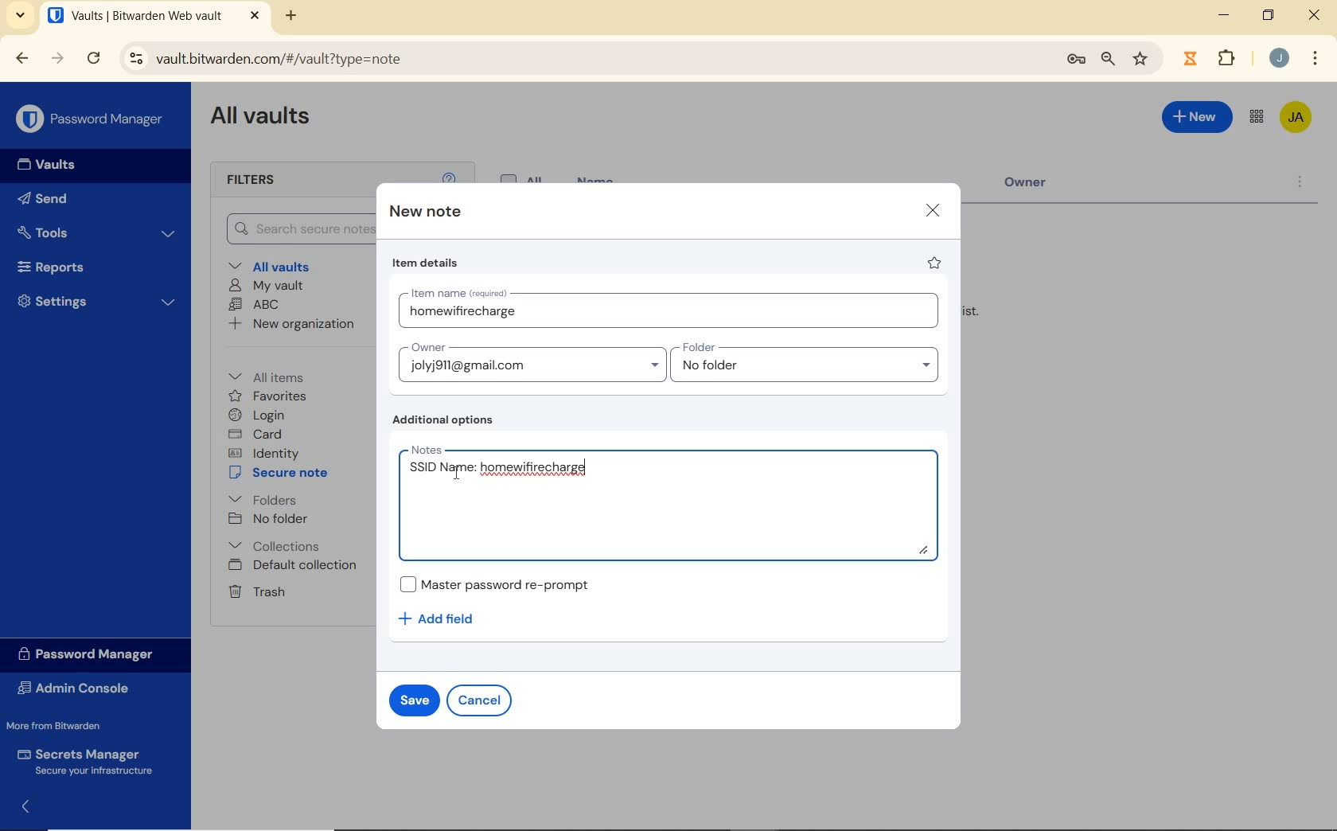 Image resolution: width=1337 pixels, height=831 pixels. What do you see at coordinates (259, 415) in the screenshot?
I see `login` at bounding box center [259, 415].